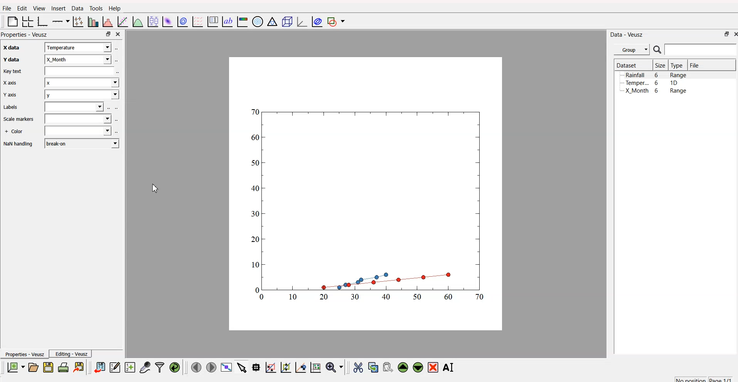  What do you see at coordinates (92, 21) in the screenshot?
I see `plot bar chart` at bounding box center [92, 21].